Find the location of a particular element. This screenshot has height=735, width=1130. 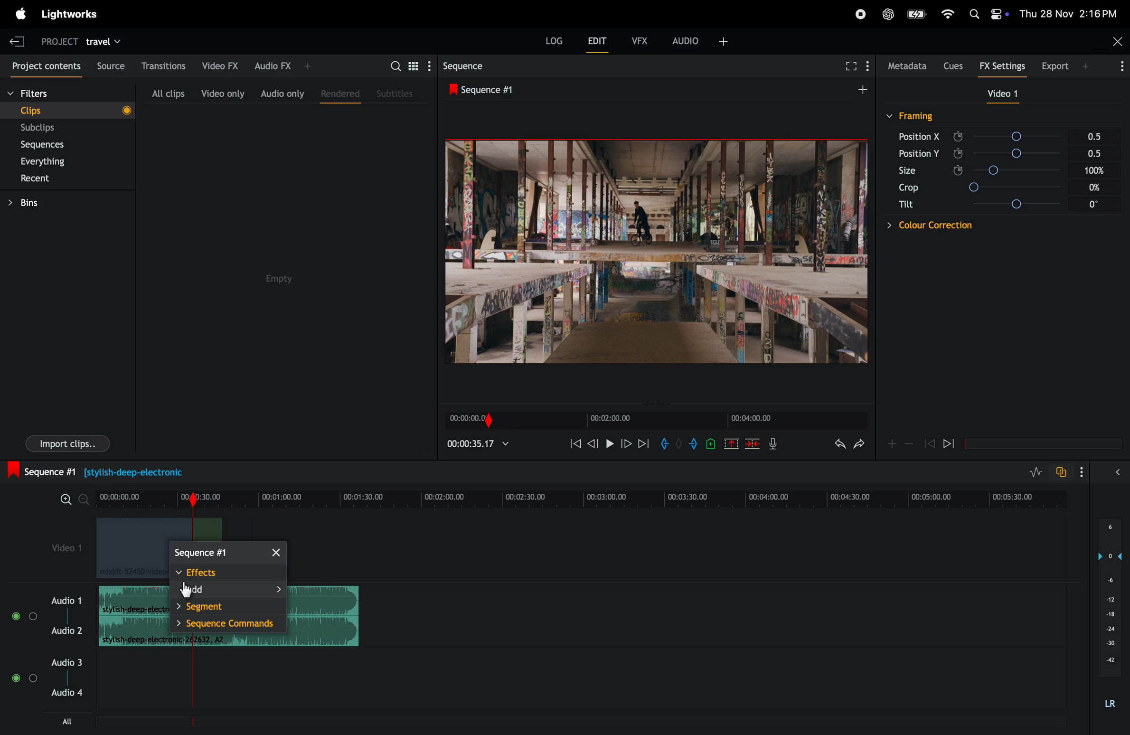

sequence 1 is located at coordinates (113, 472).